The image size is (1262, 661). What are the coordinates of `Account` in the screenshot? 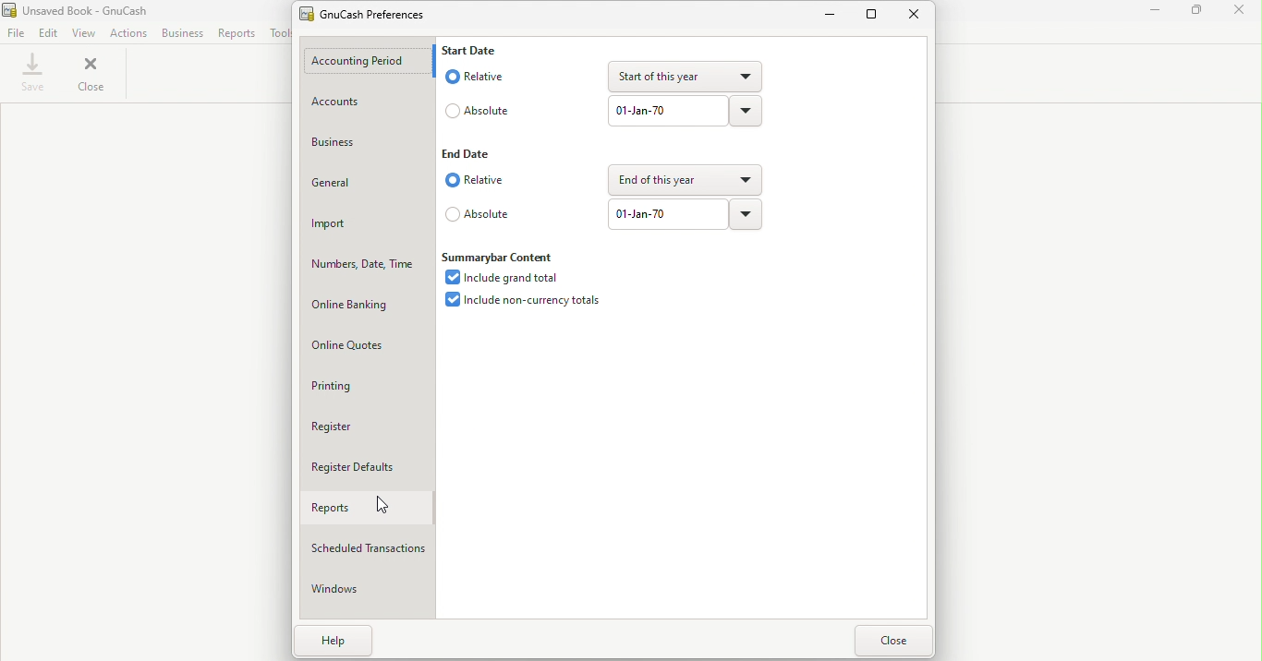 It's located at (368, 103).